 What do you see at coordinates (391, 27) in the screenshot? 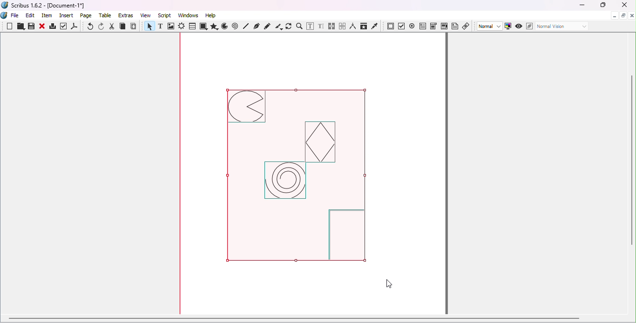
I see `PDF push button` at bounding box center [391, 27].